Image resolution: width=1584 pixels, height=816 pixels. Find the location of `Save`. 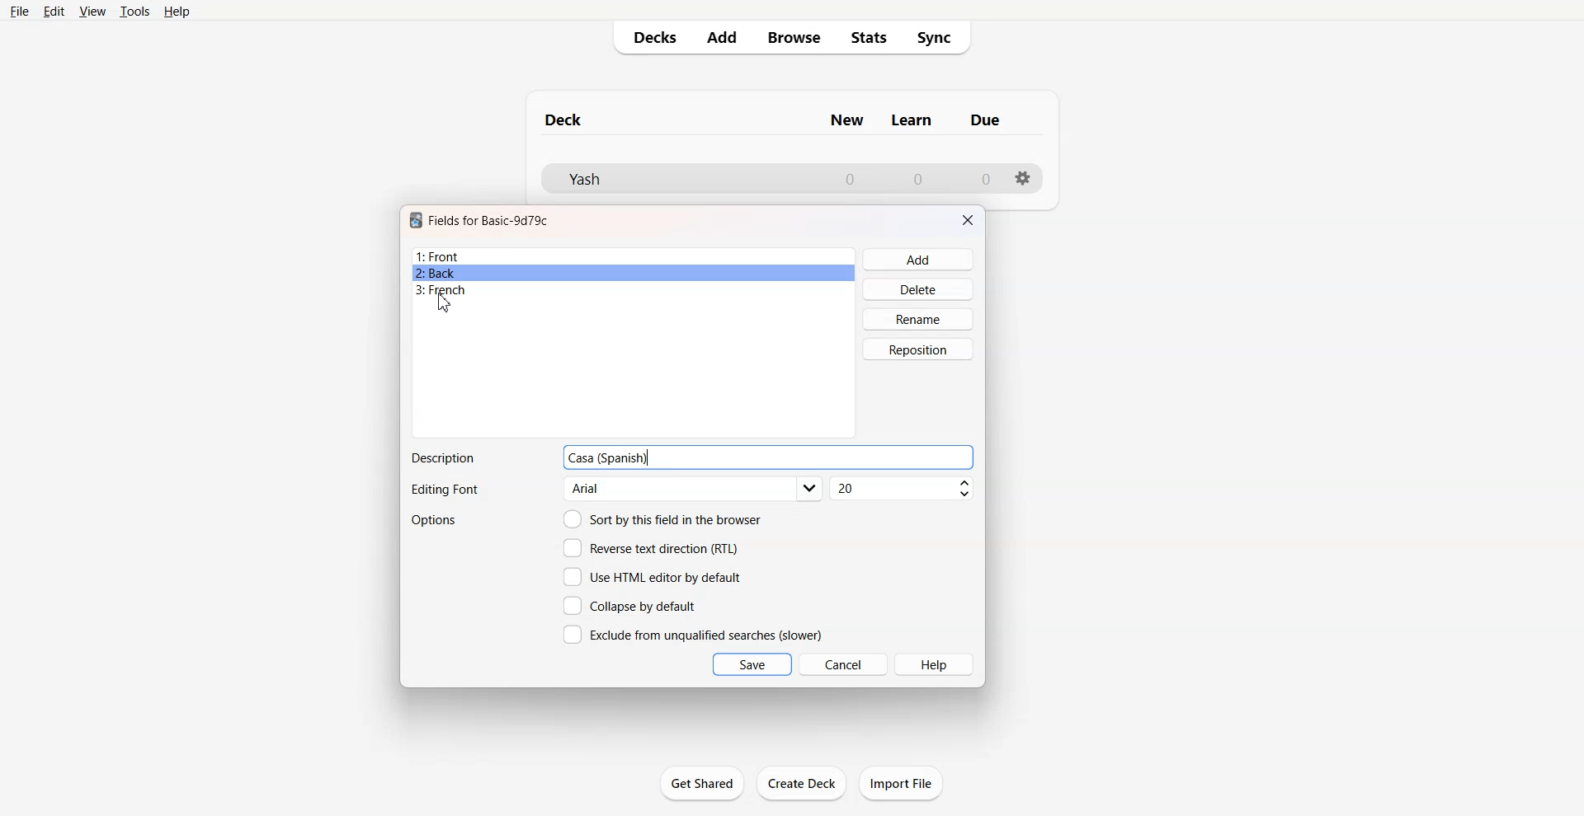

Save is located at coordinates (752, 664).